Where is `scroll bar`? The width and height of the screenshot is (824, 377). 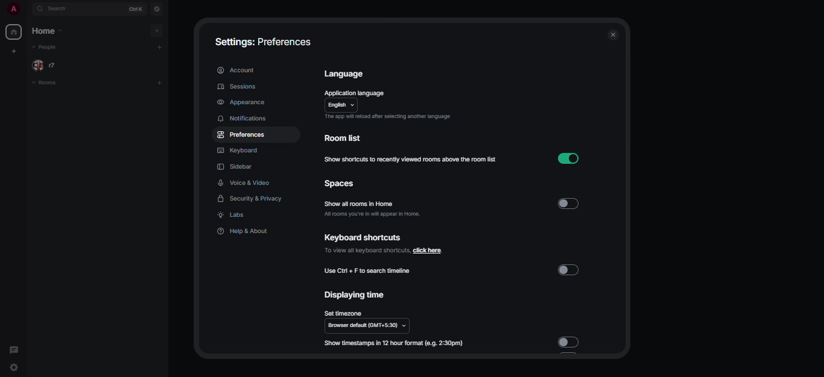
scroll bar is located at coordinates (621, 104).